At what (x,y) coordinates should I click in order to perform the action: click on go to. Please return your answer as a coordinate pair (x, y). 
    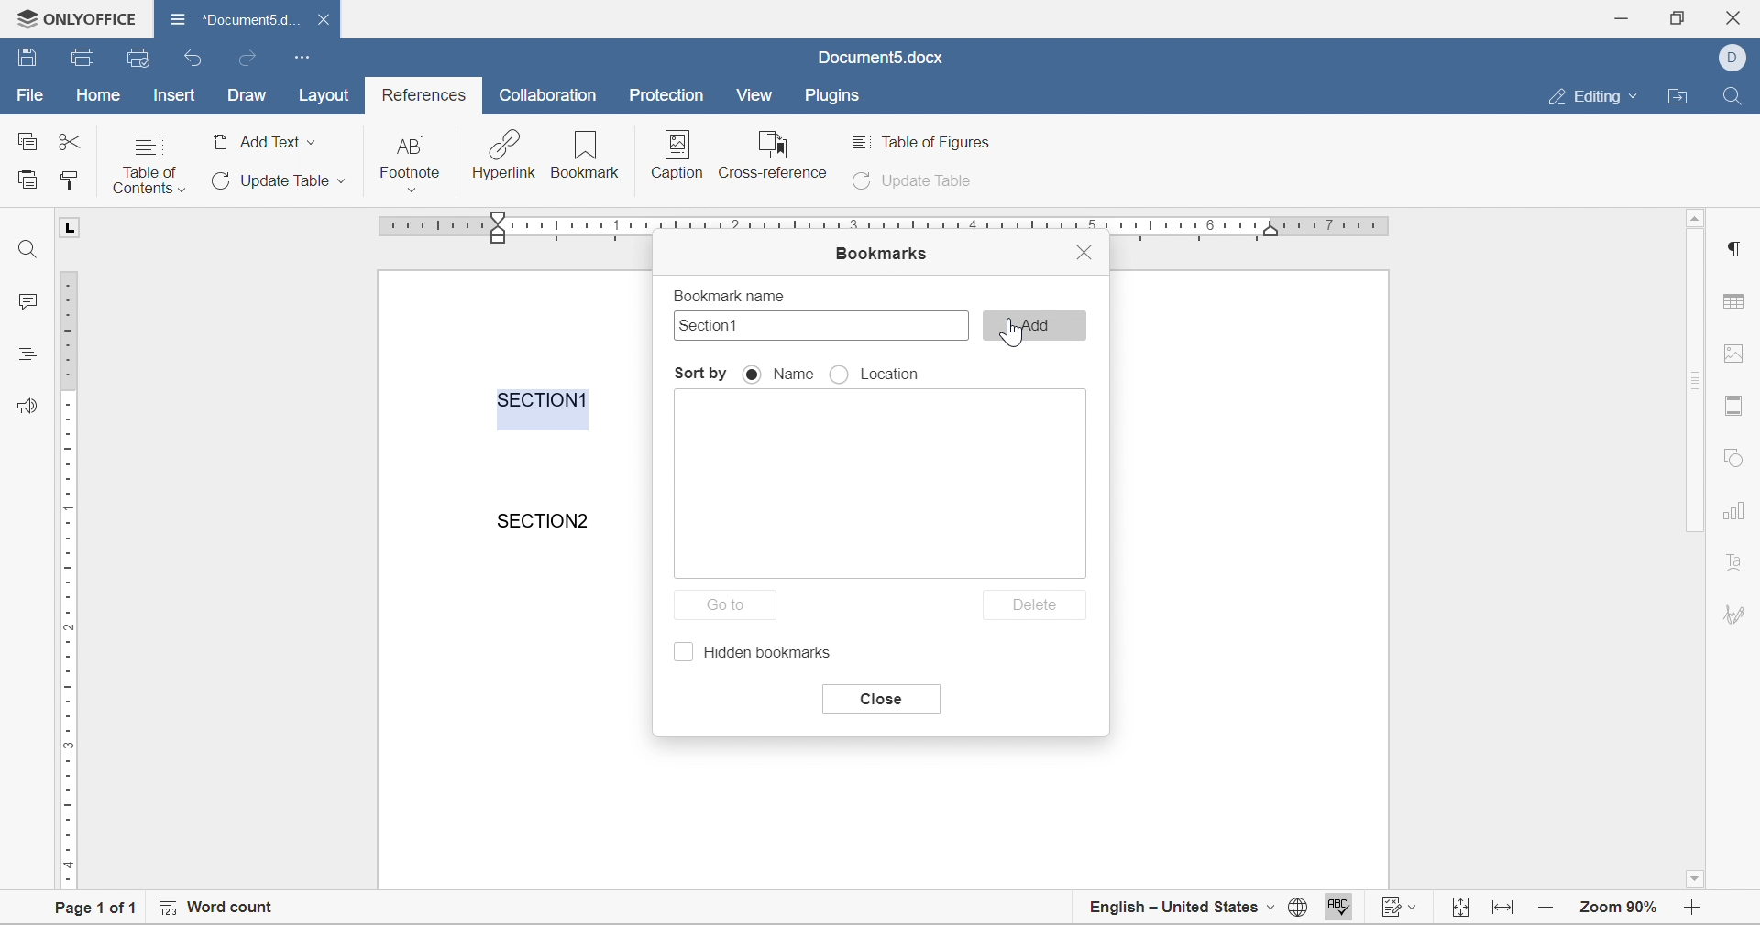
    Looking at the image, I should click on (731, 607).